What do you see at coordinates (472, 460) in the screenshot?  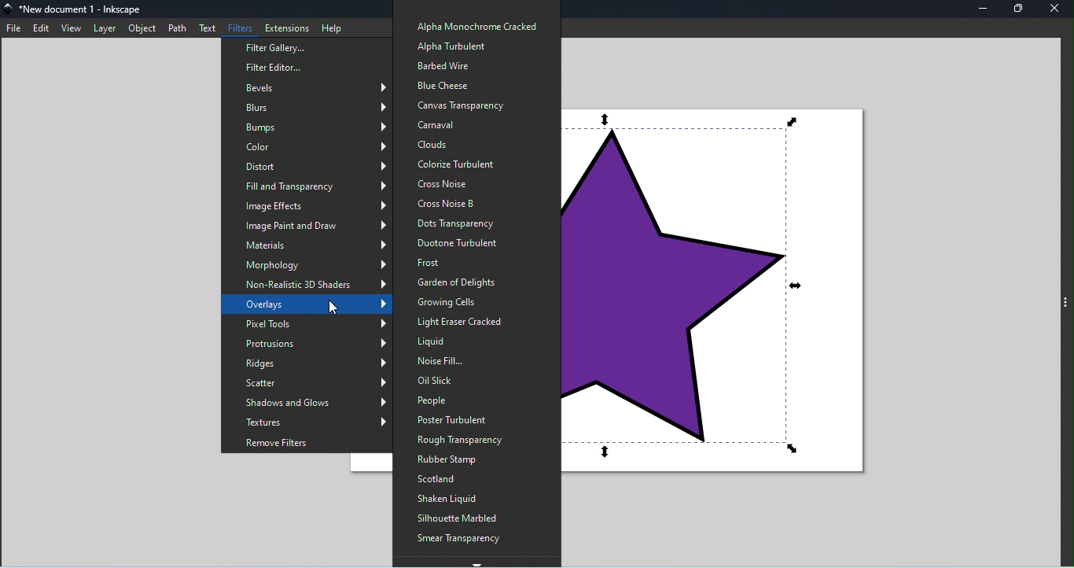 I see `Rubber stamp` at bounding box center [472, 460].